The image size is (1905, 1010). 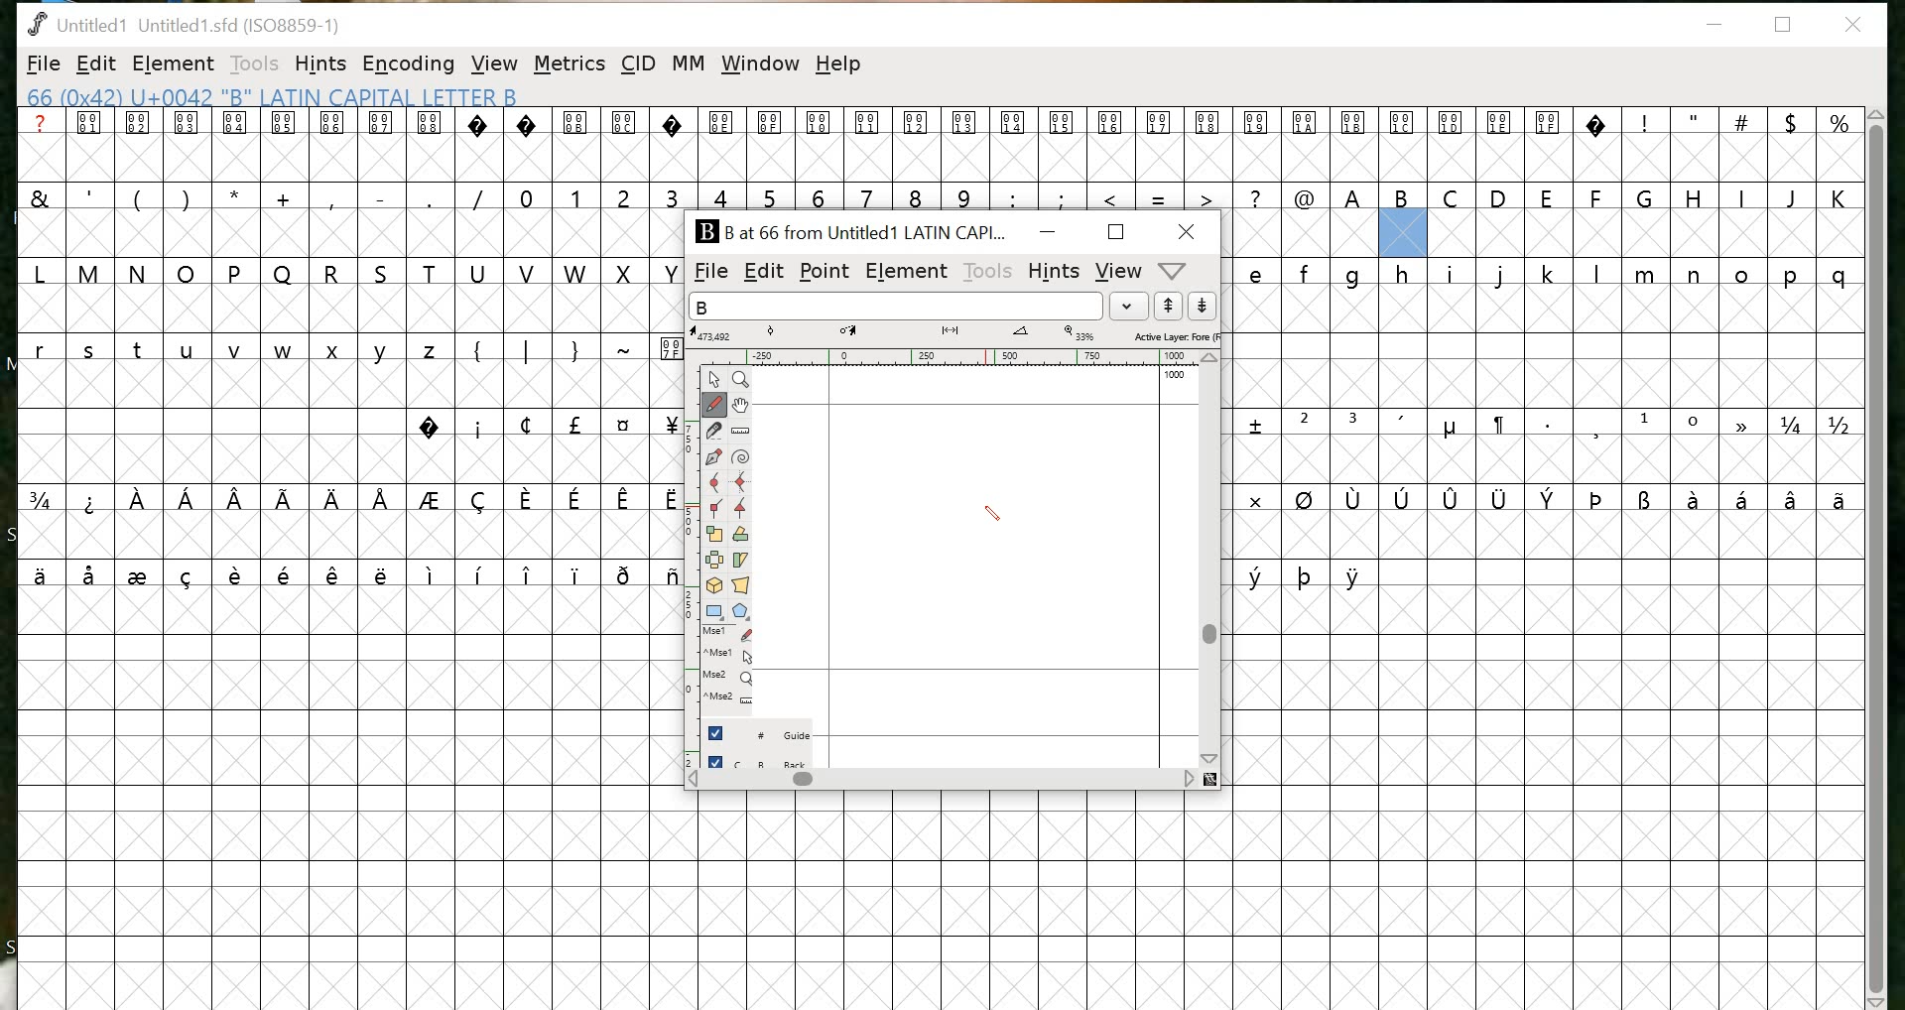 I want to click on CLOSE, so click(x=1189, y=231).